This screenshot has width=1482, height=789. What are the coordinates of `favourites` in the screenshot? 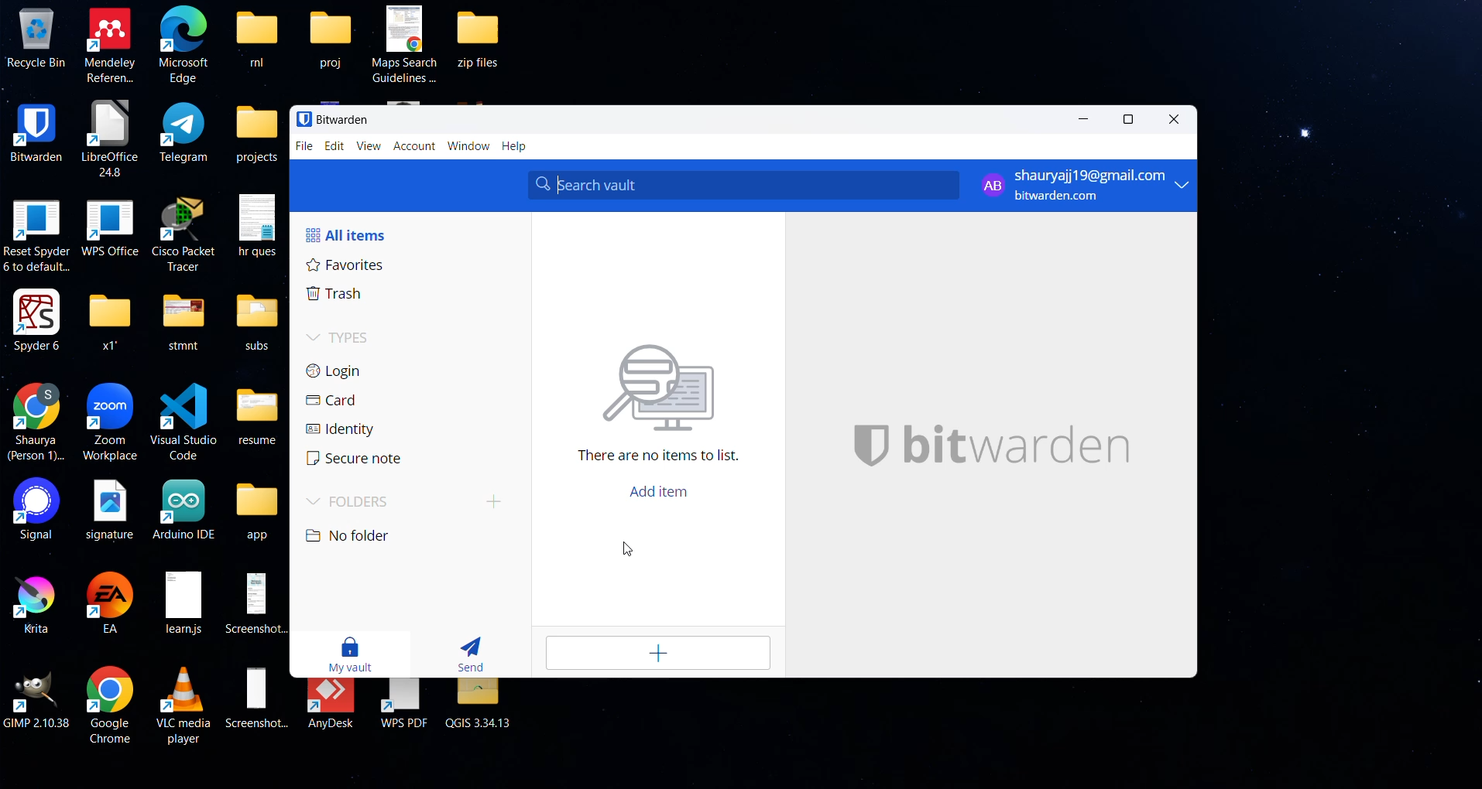 It's located at (375, 267).